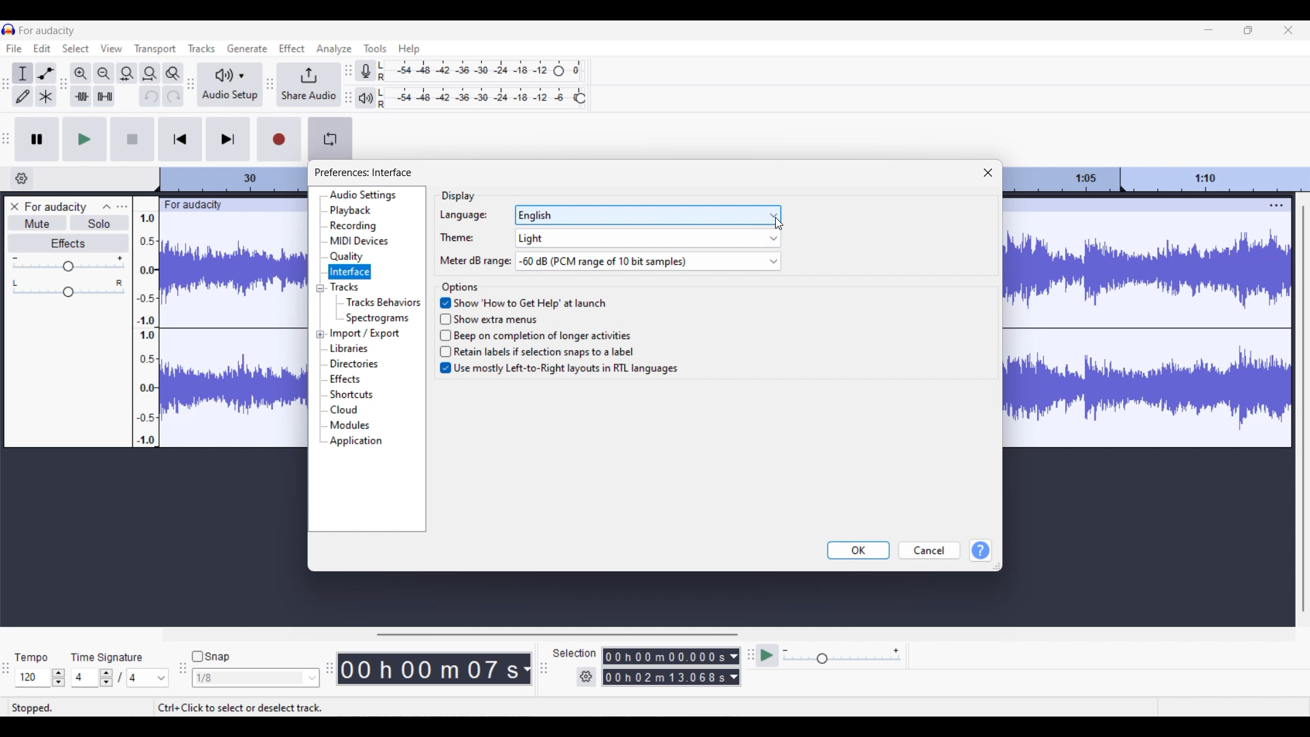 The image size is (1310, 737). Describe the element at coordinates (85, 139) in the screenshot. I see `Play/Play once` at that location.